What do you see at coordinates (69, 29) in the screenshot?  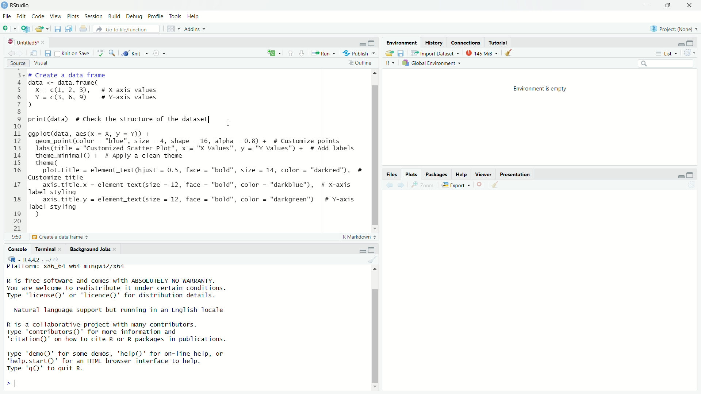 I see `Save all open documents` at bounding box center [69, 29].